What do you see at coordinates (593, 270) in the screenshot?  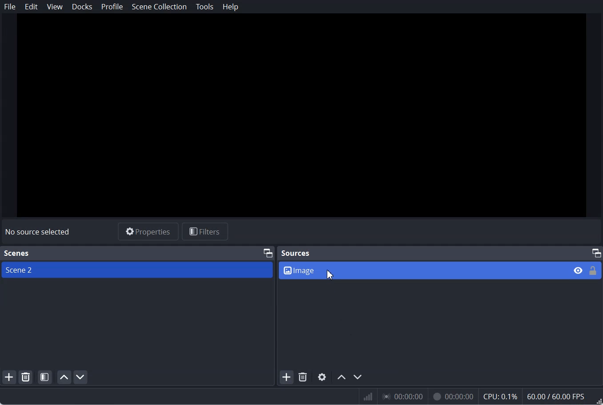 I see `Lock` at bounding box center [593, 270].